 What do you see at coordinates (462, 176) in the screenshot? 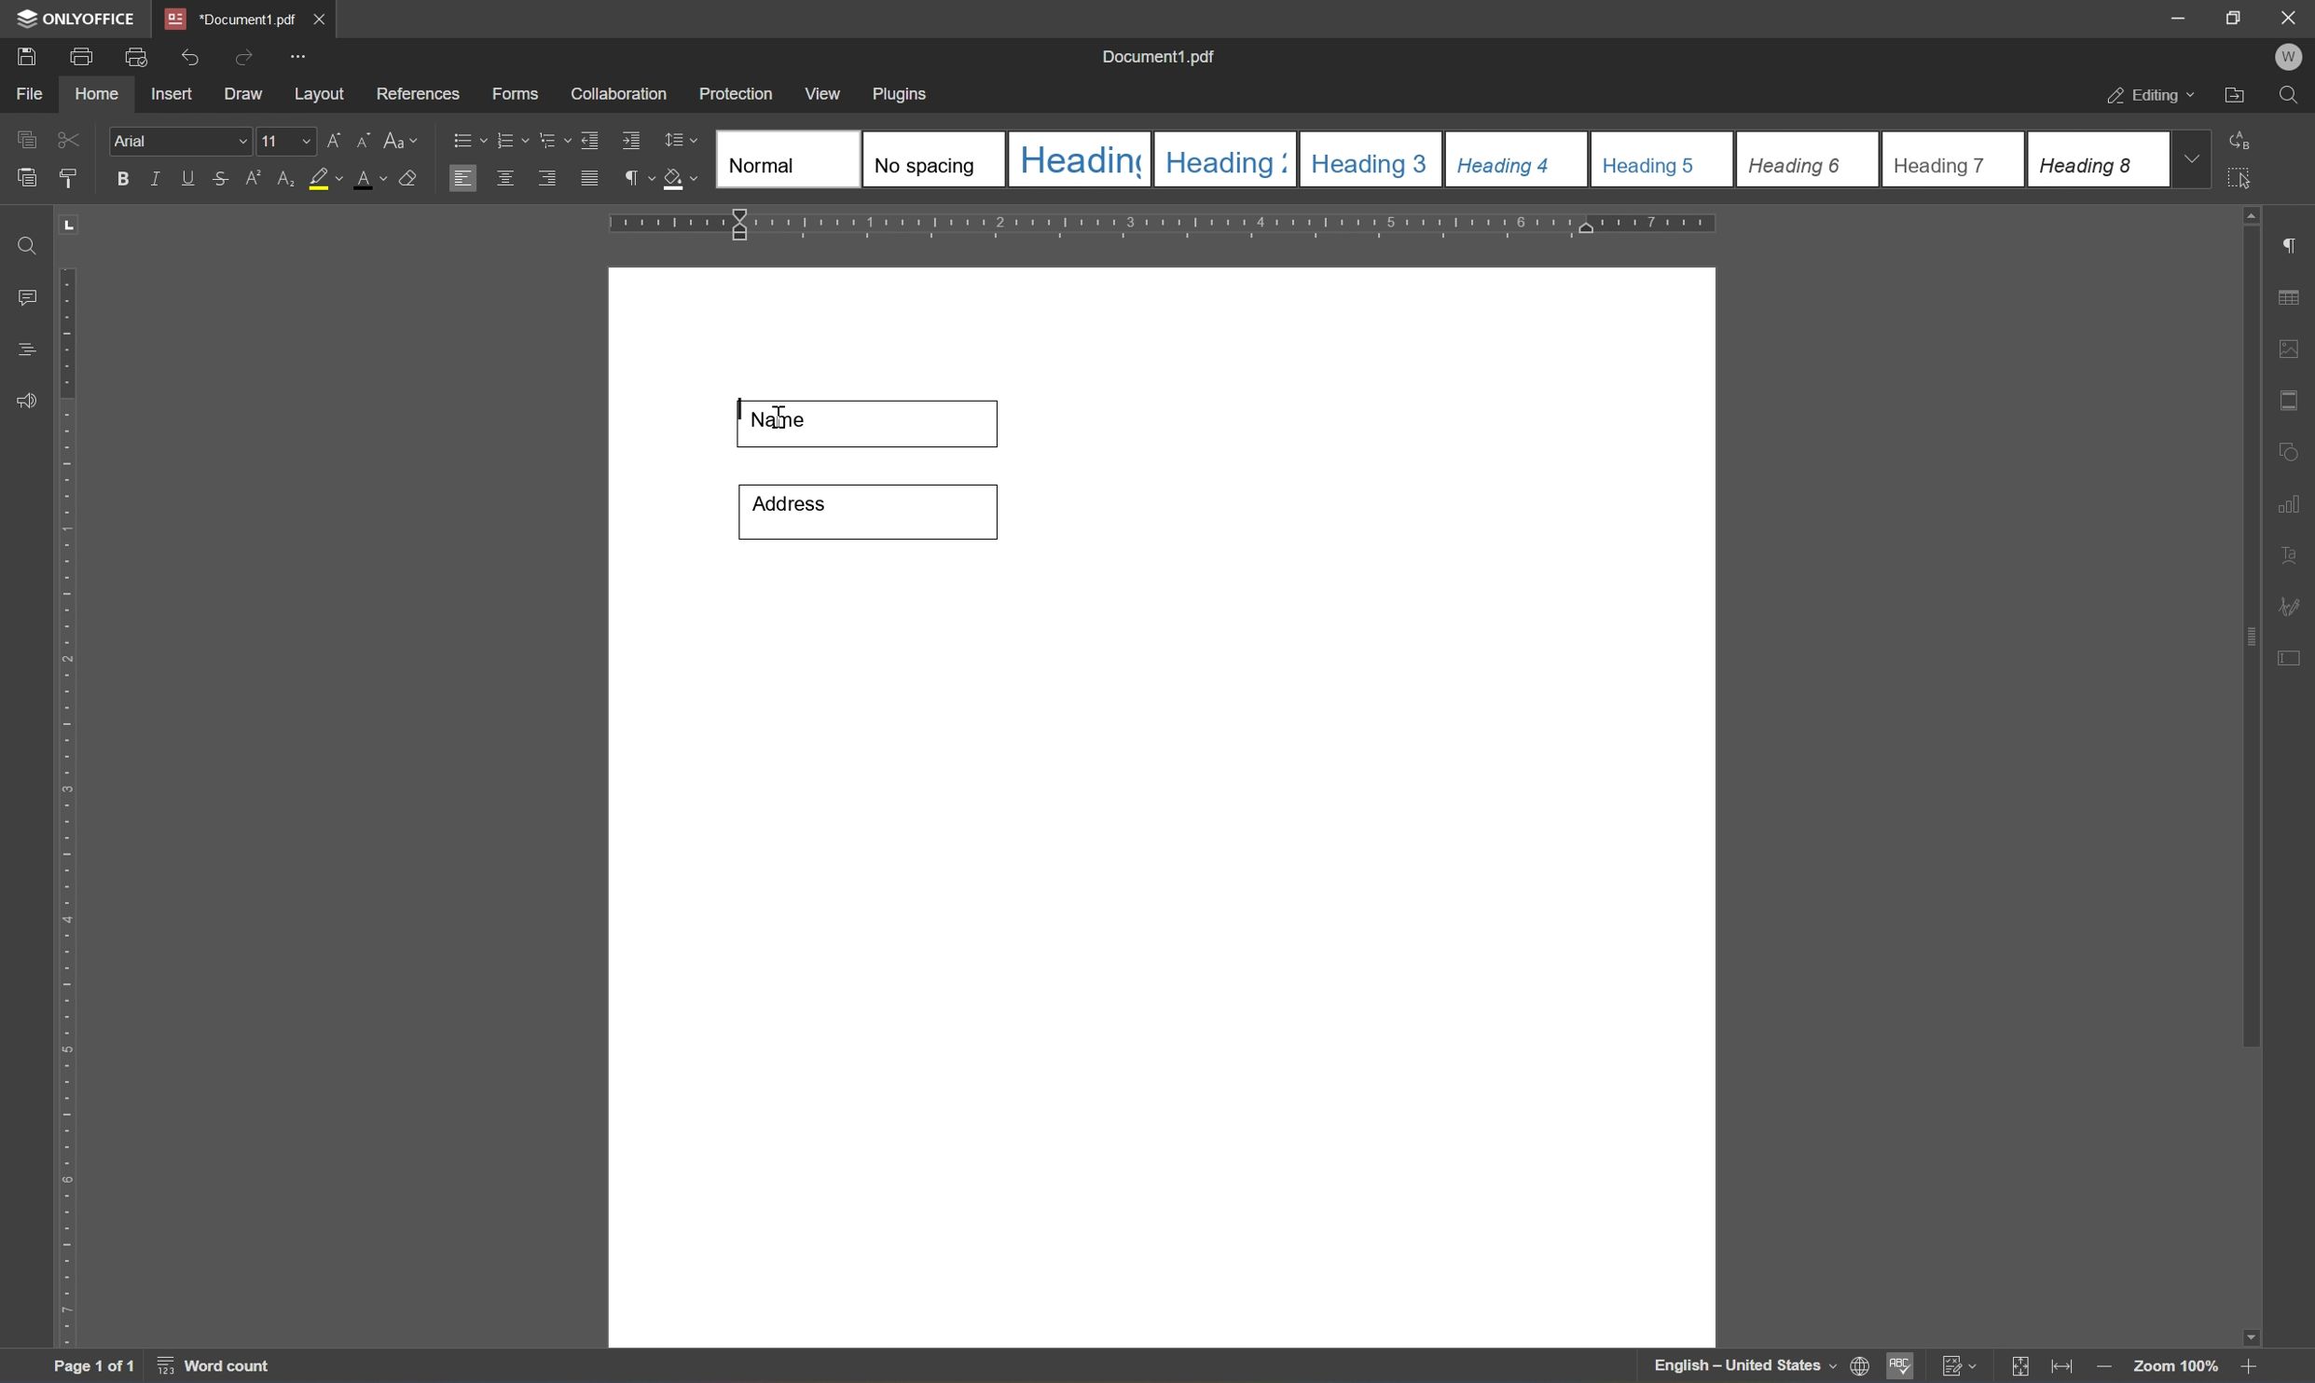
I see `align left` at bounding box center [462, 176].